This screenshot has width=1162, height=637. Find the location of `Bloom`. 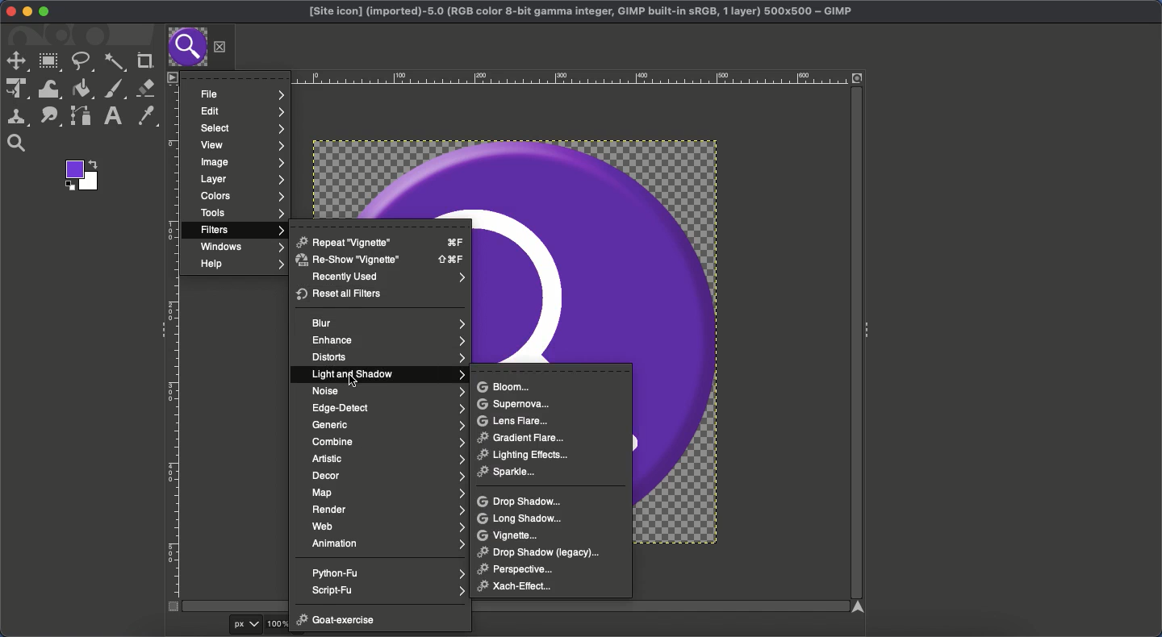

Bloom is located at coordinates (504, 386).